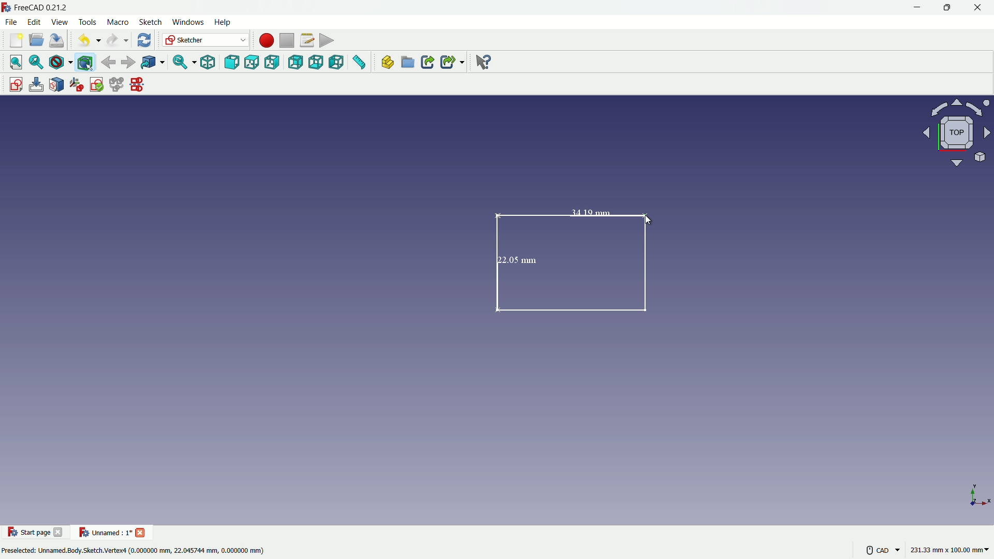  Describe the element at coordinates (49, 8) in the screenshot. I see `FreeCAD 0212` at that location.